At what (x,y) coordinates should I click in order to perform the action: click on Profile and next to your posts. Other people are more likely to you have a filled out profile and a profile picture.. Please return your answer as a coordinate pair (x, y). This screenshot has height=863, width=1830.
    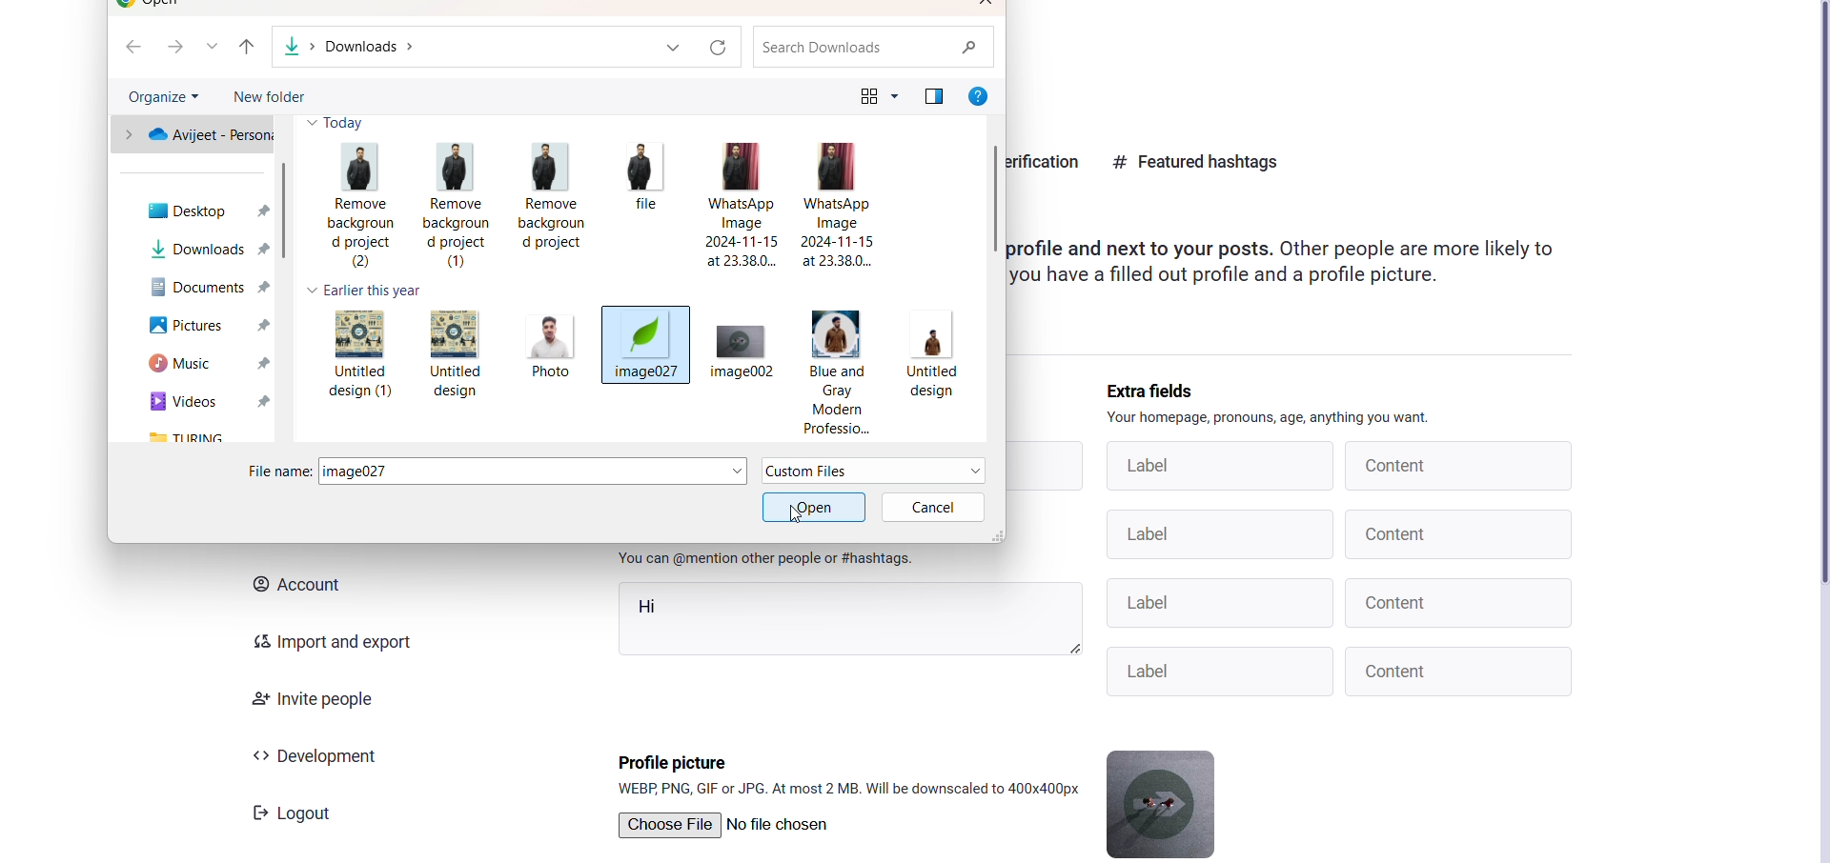
    Looking at the image, I should click on (1312, 267).